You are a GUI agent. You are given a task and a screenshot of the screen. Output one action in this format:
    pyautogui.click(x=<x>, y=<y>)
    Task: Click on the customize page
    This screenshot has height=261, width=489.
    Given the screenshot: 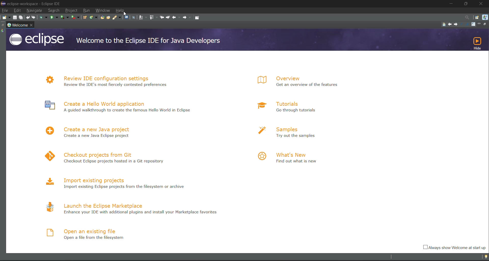 What is the action you would take?
    pyautogui.click(x=474, y=24)
    